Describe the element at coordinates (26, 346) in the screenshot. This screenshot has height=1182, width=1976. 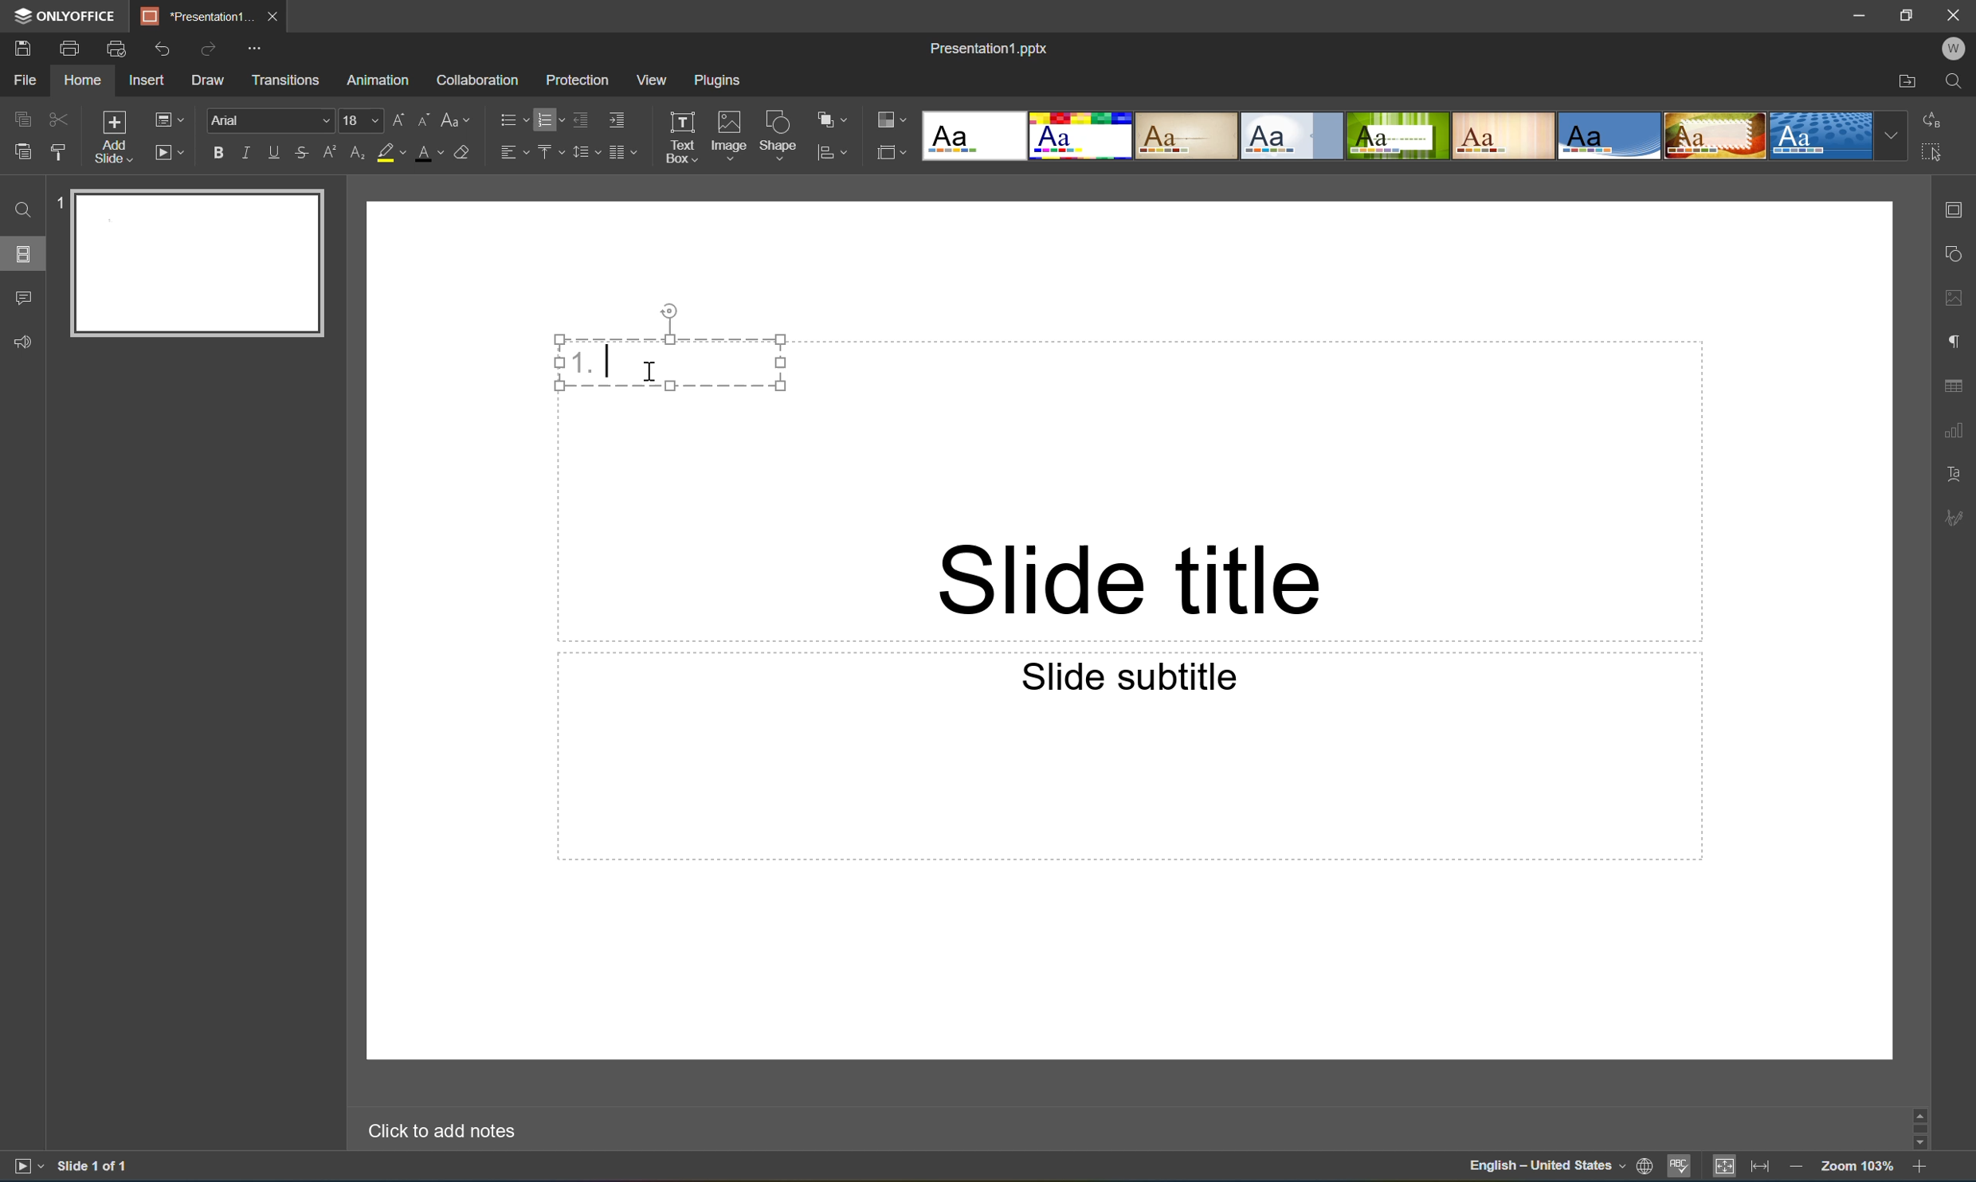
I see `Feedback and Support` at that location.